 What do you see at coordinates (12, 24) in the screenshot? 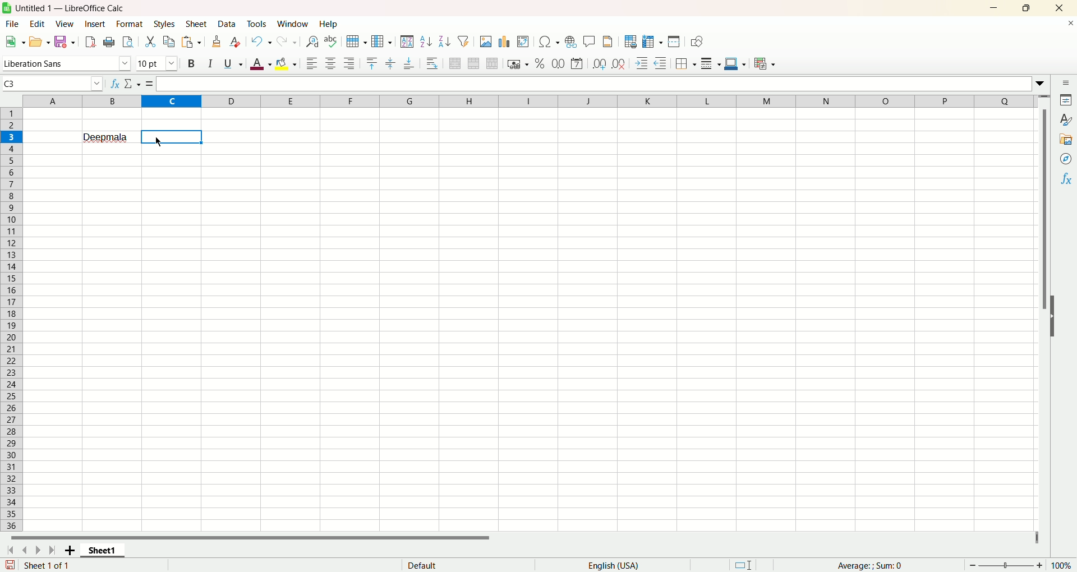
I see `File` at bounding box center [12, 24].